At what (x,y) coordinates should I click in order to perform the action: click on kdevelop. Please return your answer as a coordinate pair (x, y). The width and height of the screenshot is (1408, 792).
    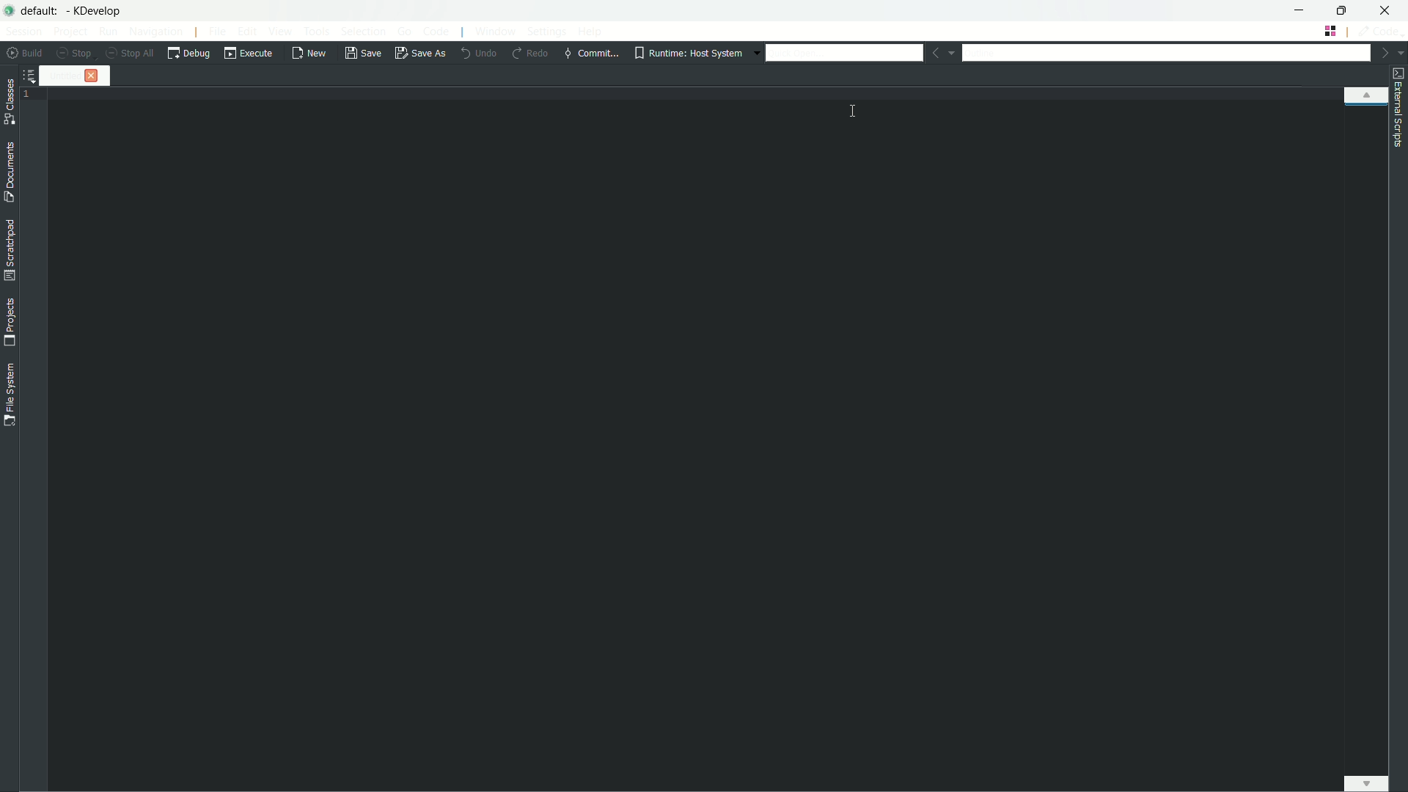
    Looking at the image, I should click on (95, 11).